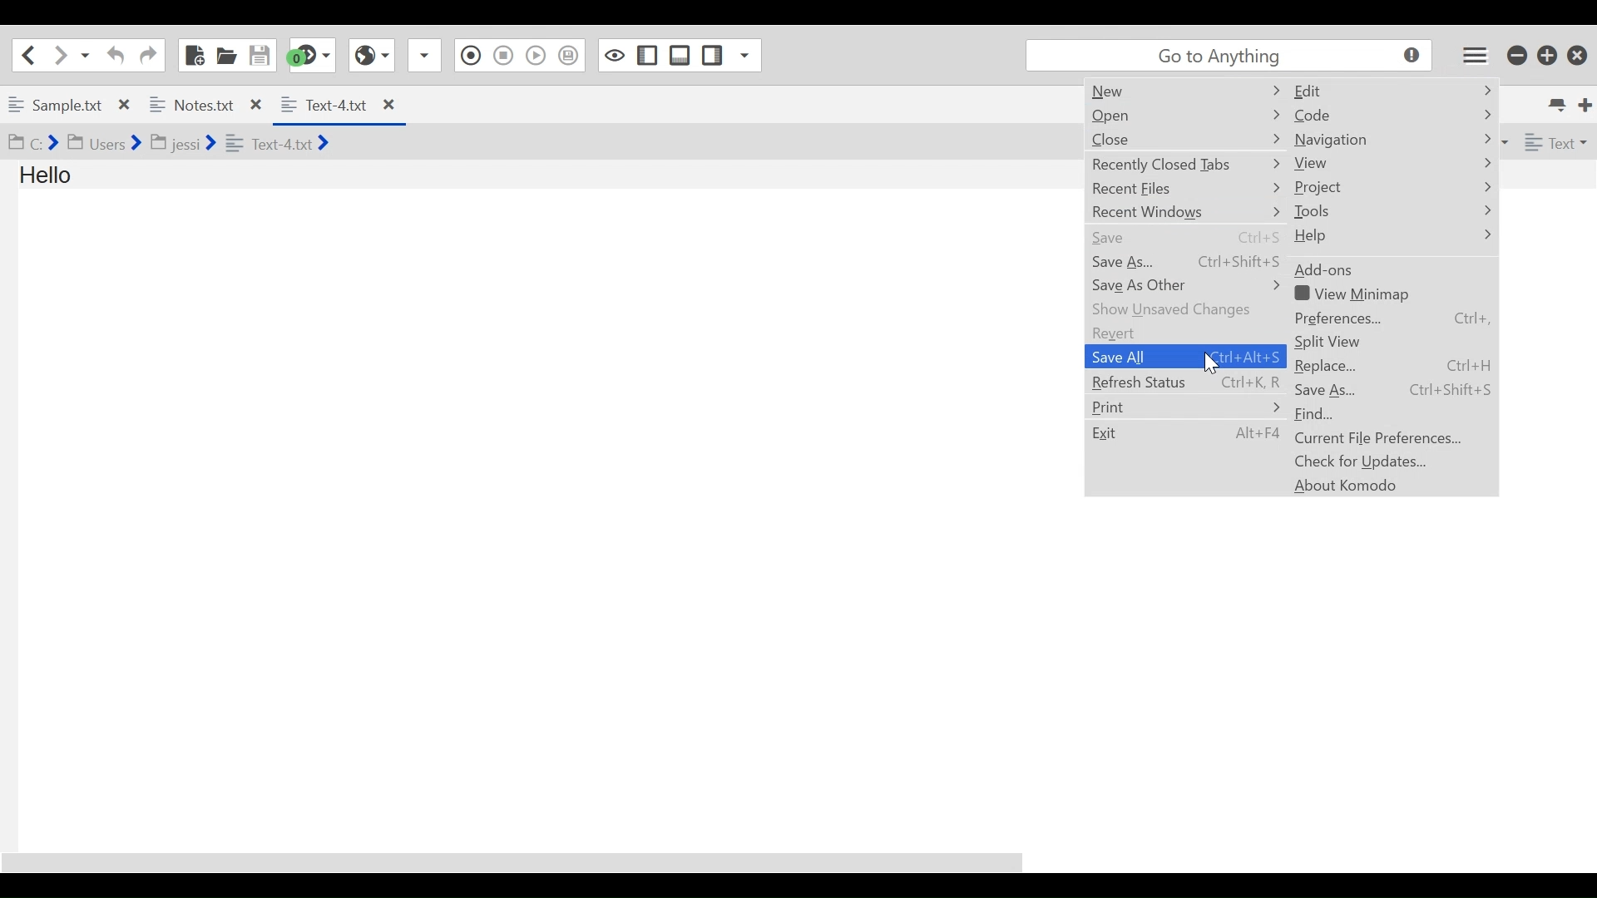 Image resolution: width=1597 pixels, height=898 pixels. I want to click on Open tab, so click(136, 106).